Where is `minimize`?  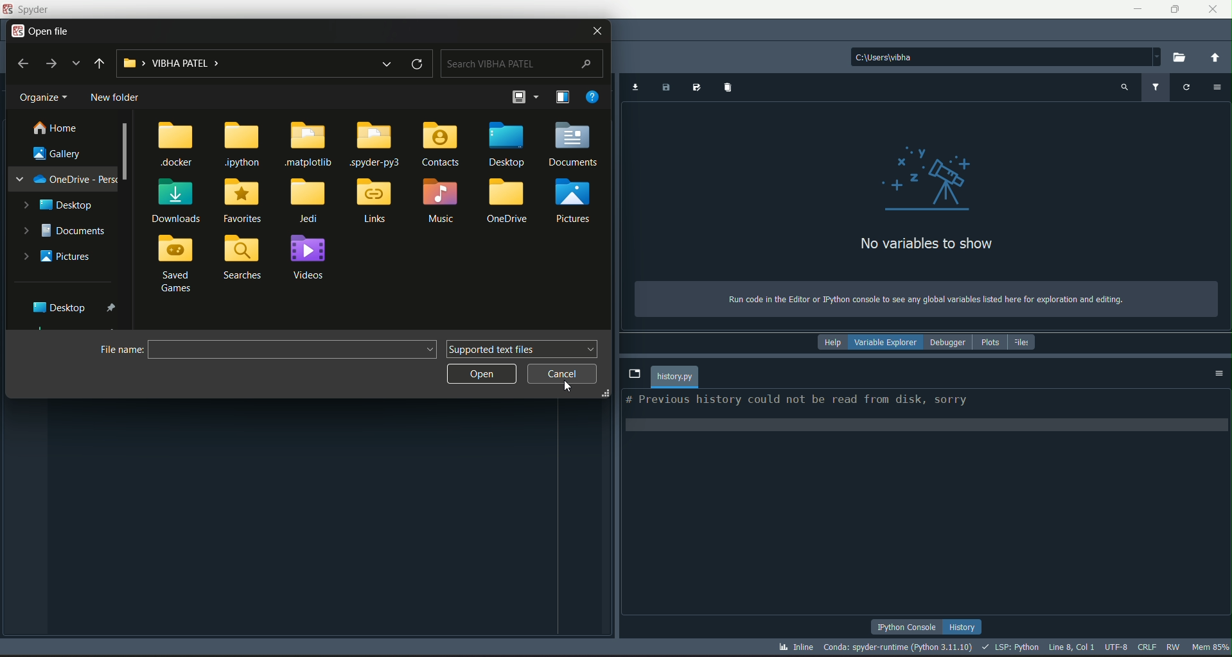 minimize is located at coordinates (1136, 8).